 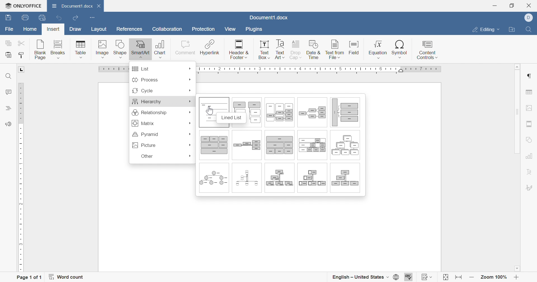 I want to click on Plugins, so click(x=255, y=30).